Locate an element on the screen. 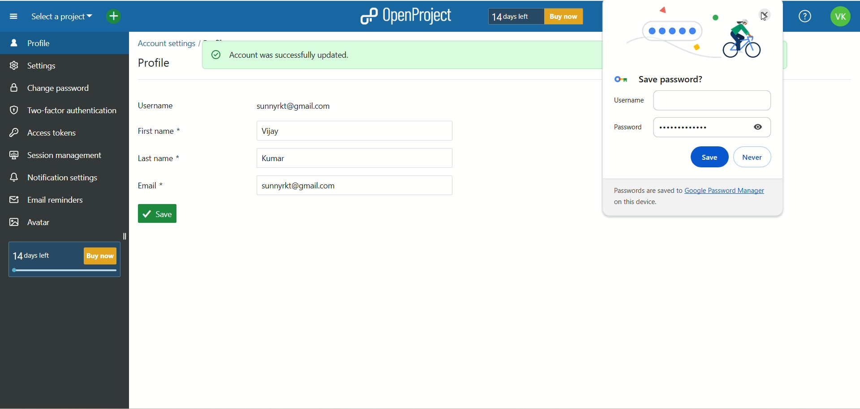 Image resolution: width=860 pixels, height=409 pixels. save password is located at coordinates (658, 81).